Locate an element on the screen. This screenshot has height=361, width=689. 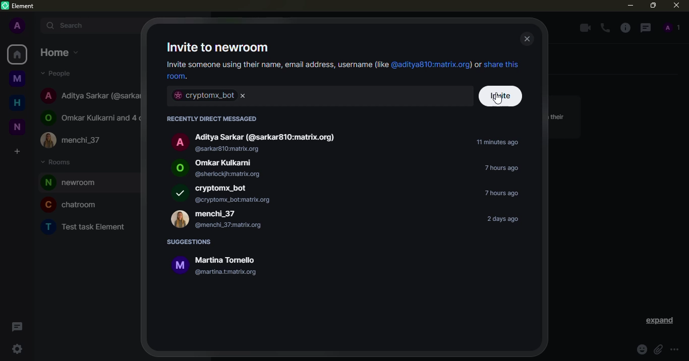
new is located at coordinates (18, 127).